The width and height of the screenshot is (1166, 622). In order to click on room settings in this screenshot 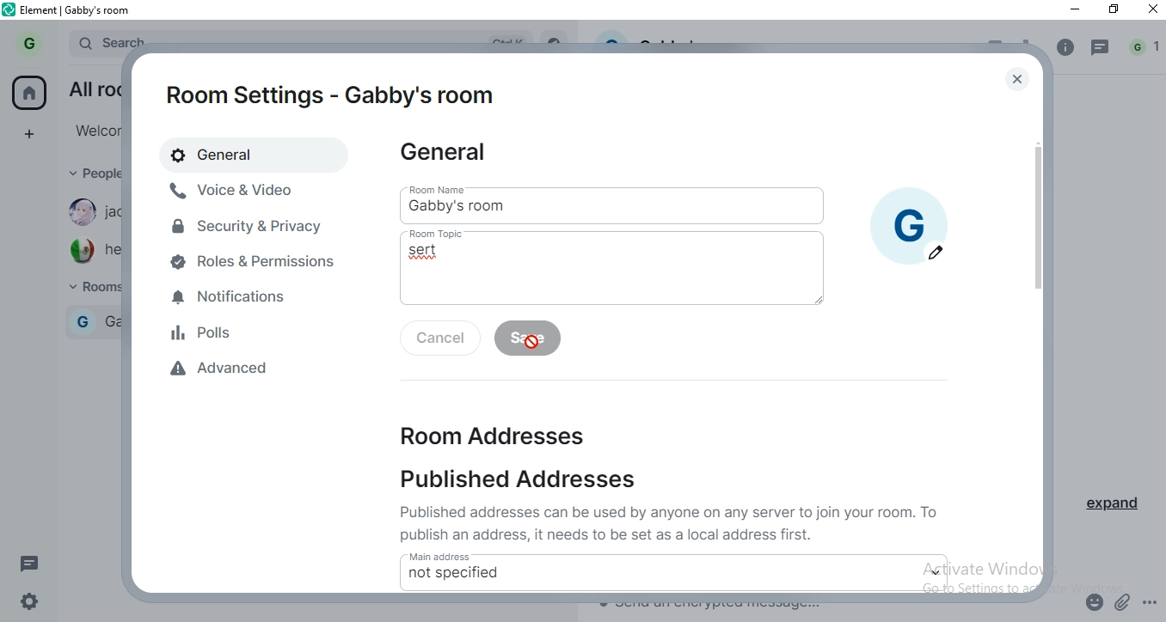, I will do `click(332, 94)`.